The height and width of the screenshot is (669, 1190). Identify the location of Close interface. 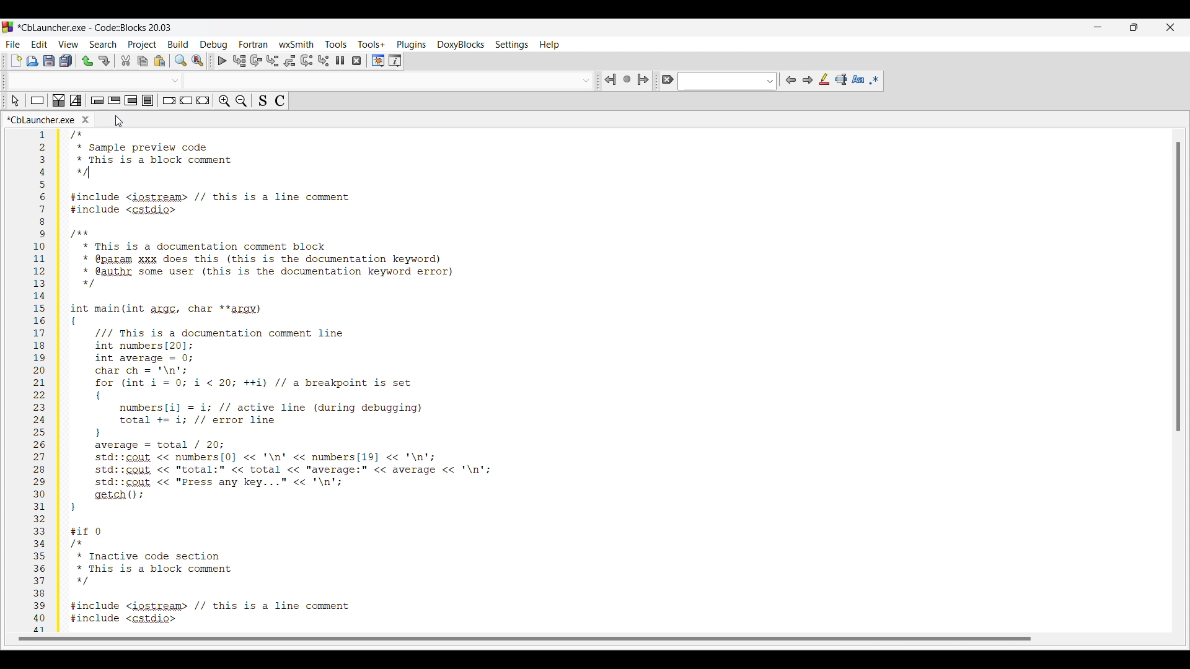
(1170, 27).